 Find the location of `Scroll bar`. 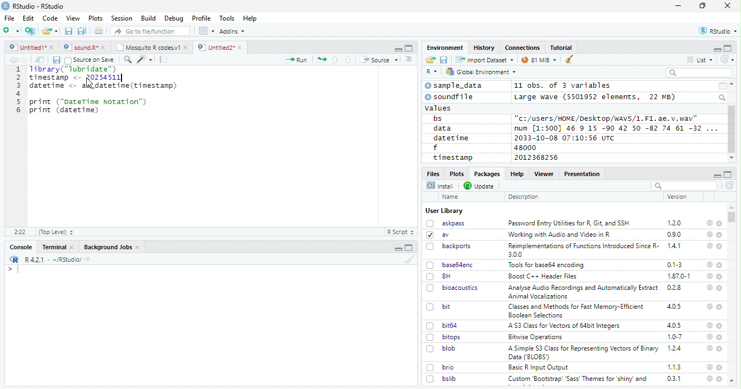

Scroll bar is located at coordinates (732, 129).